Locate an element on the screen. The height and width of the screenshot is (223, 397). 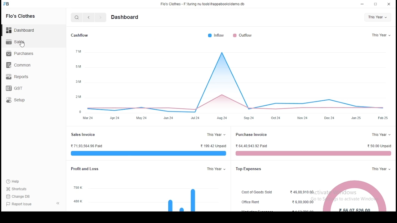
64,40,943.92 is located at coordinates (252, 146).